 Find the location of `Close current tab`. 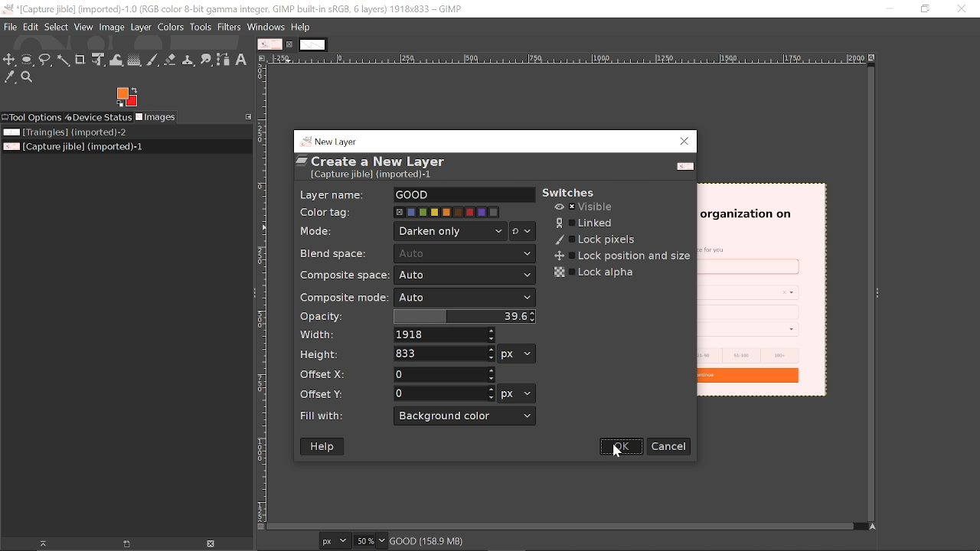

Close current tab is located at coordinates (292, 45).